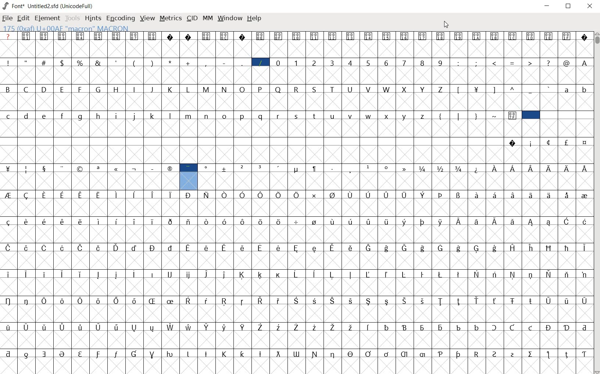 The image size is (600, 374). What do you see at coordinates (547, 151) in the screenshot?
I see `special characters` at bounding box center [547, 151].